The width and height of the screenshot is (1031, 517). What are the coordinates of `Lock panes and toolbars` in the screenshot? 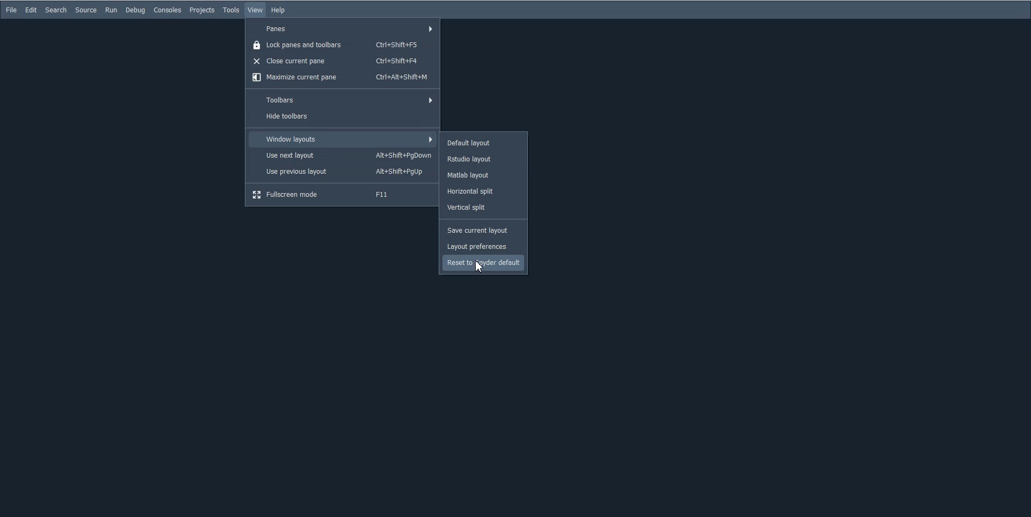 It's located at (343, 44).